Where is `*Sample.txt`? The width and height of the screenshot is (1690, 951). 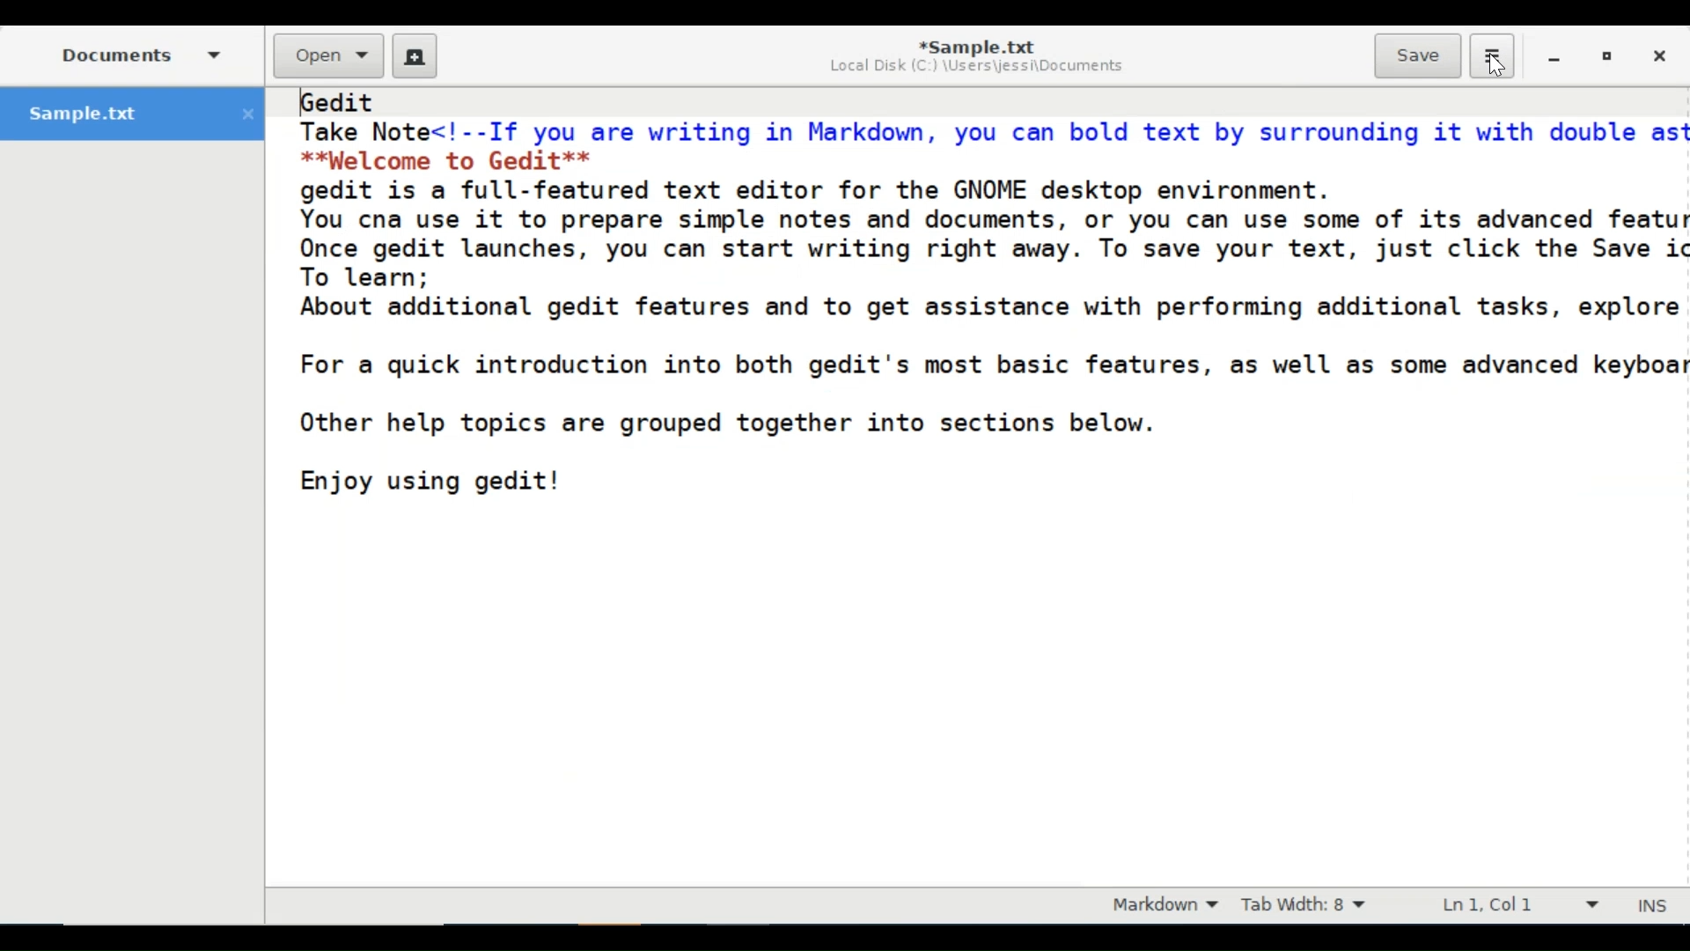
*Sample.txt is located at coordinates (975, 45).